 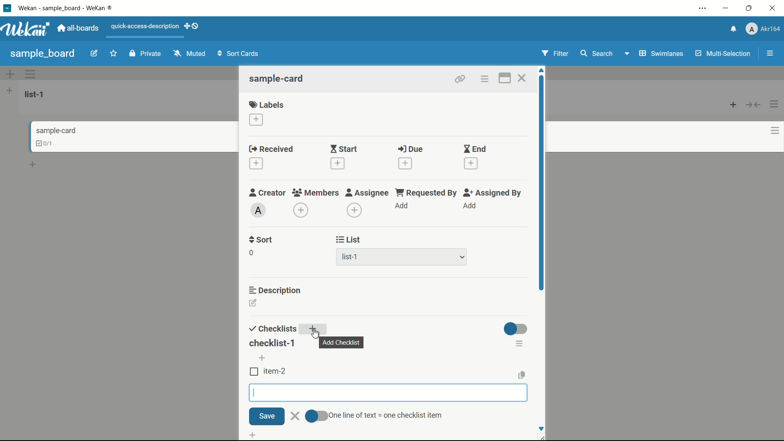 I want to click on swimlanes, so click(x=660, y=53).